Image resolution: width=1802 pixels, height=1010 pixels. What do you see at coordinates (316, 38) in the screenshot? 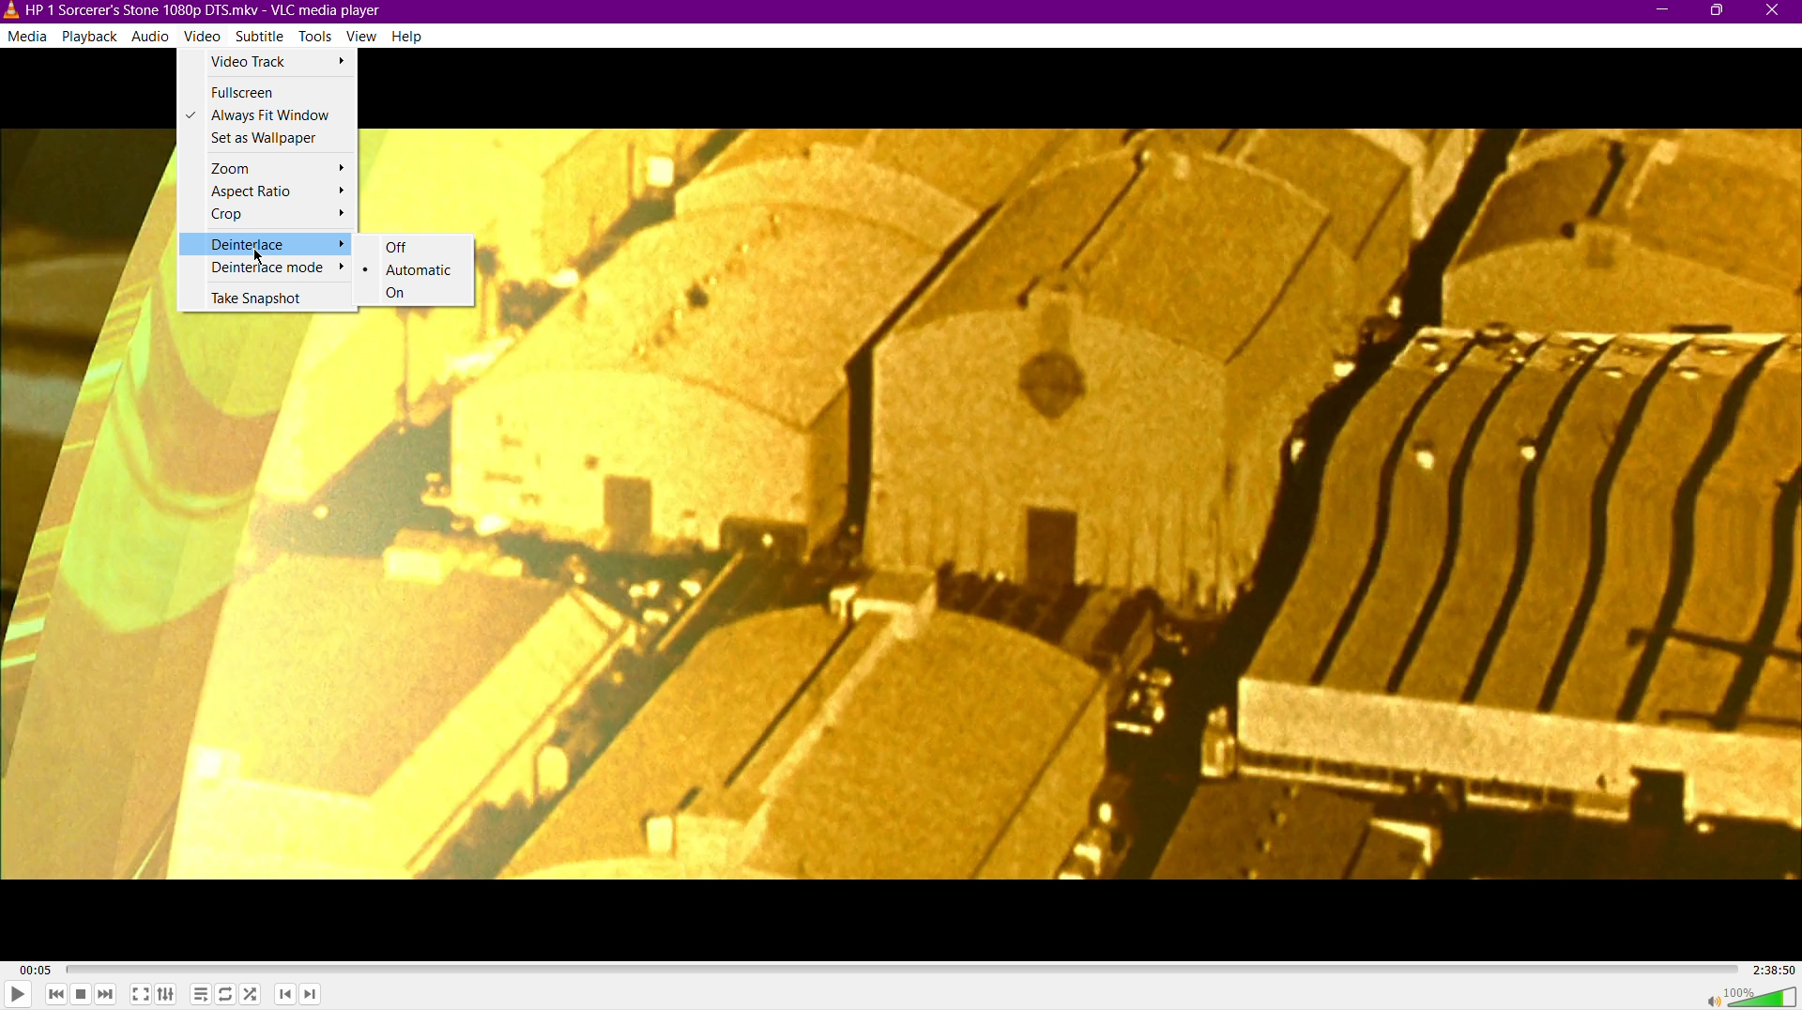
I see `Tools` at bounding box center [316, 38].